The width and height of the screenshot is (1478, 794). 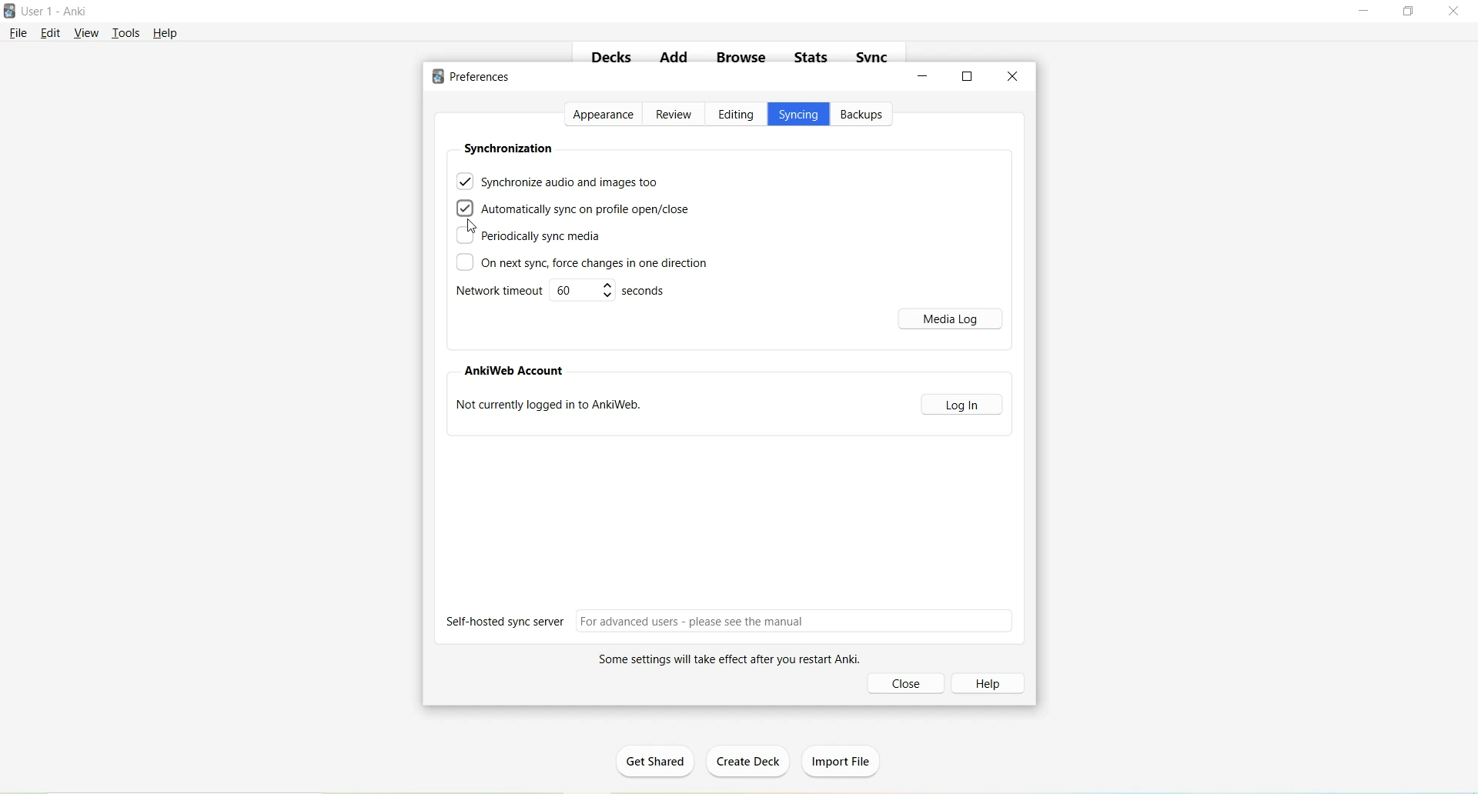 What do you see at coordinates (751, 762) in the screenshot?
I see `Create Deck` at bounding box center [751, 762].